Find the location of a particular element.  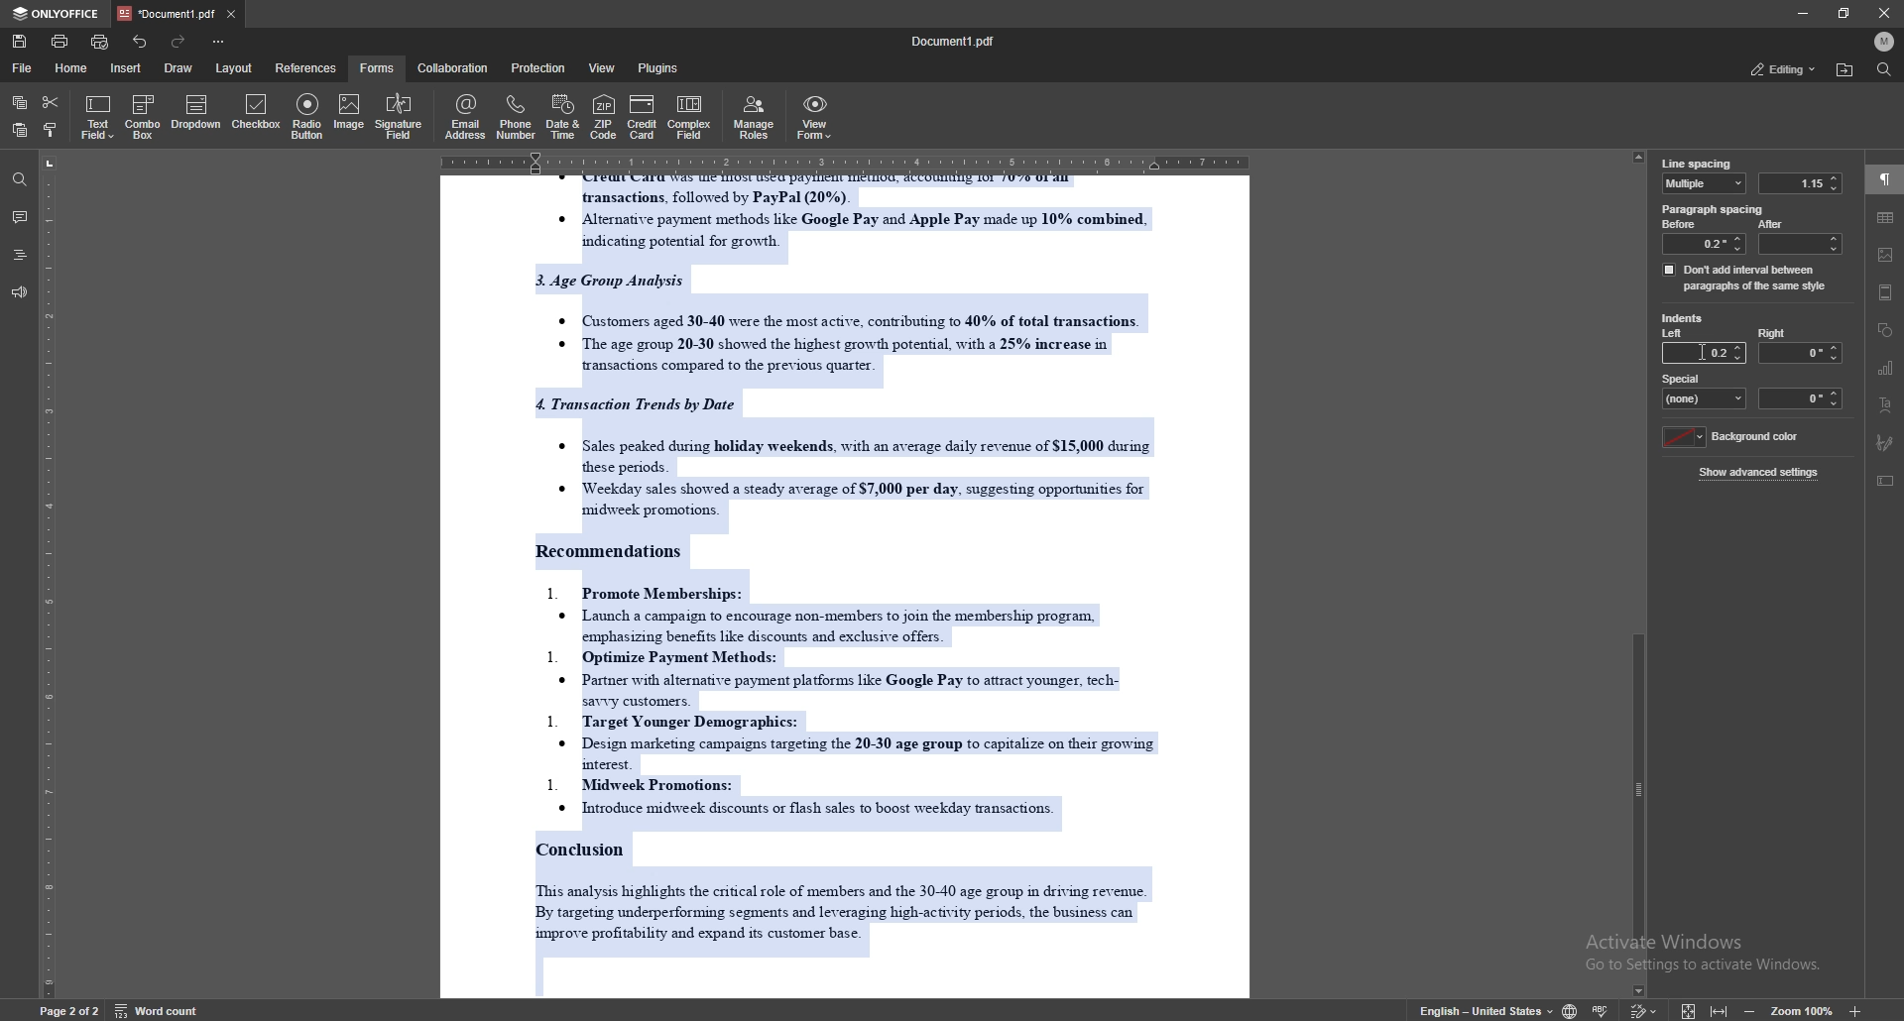

date and time is located at coordinates (562, 117).